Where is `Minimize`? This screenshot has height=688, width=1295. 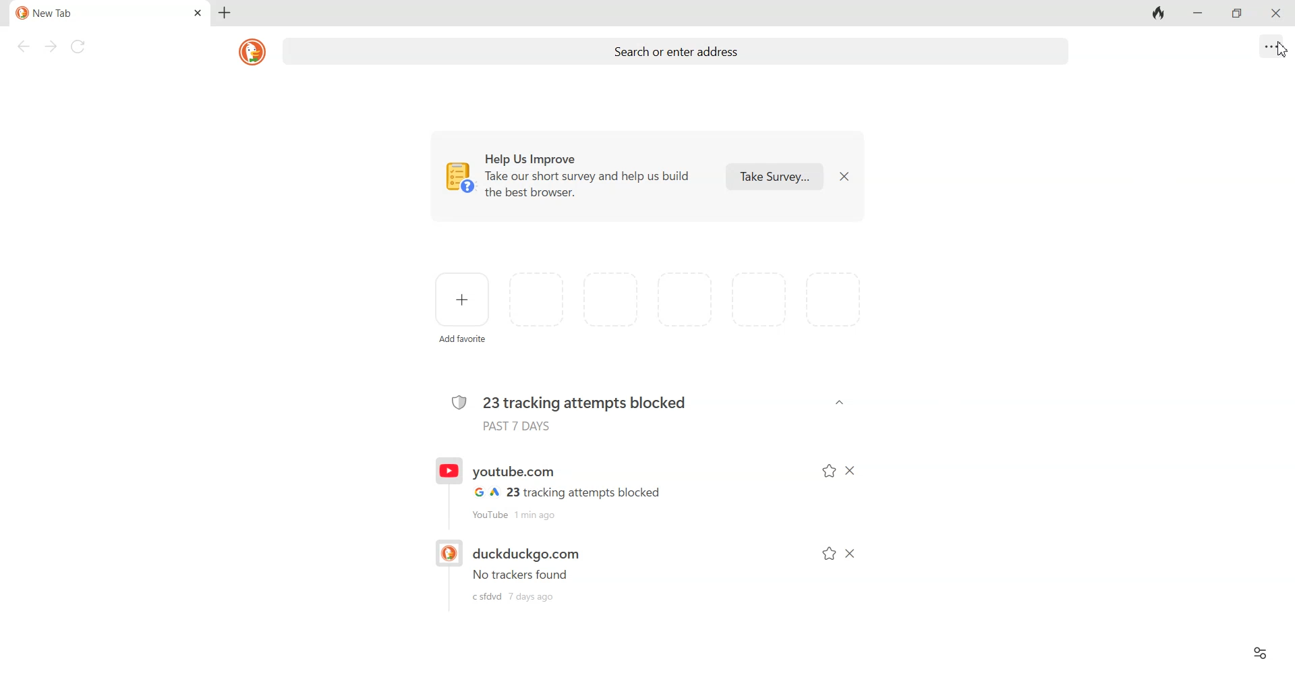
Minimize is located at coordinates (1196, 13).